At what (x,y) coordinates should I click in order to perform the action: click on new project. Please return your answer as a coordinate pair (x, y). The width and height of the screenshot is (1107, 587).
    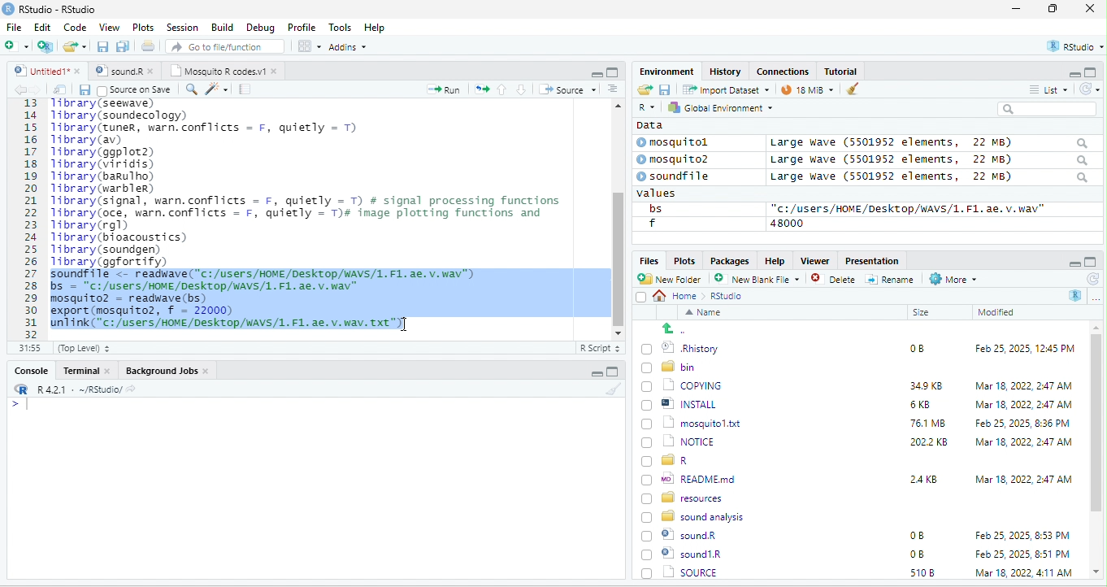
    Looking at the image, I should click on (46, 46).